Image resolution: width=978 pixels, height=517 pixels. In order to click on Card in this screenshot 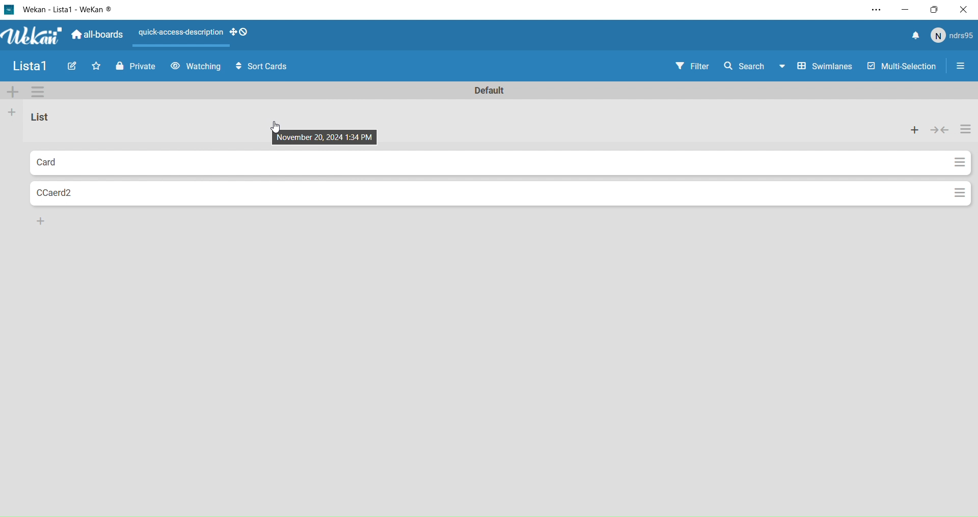, I will do `click(91, 161)`.